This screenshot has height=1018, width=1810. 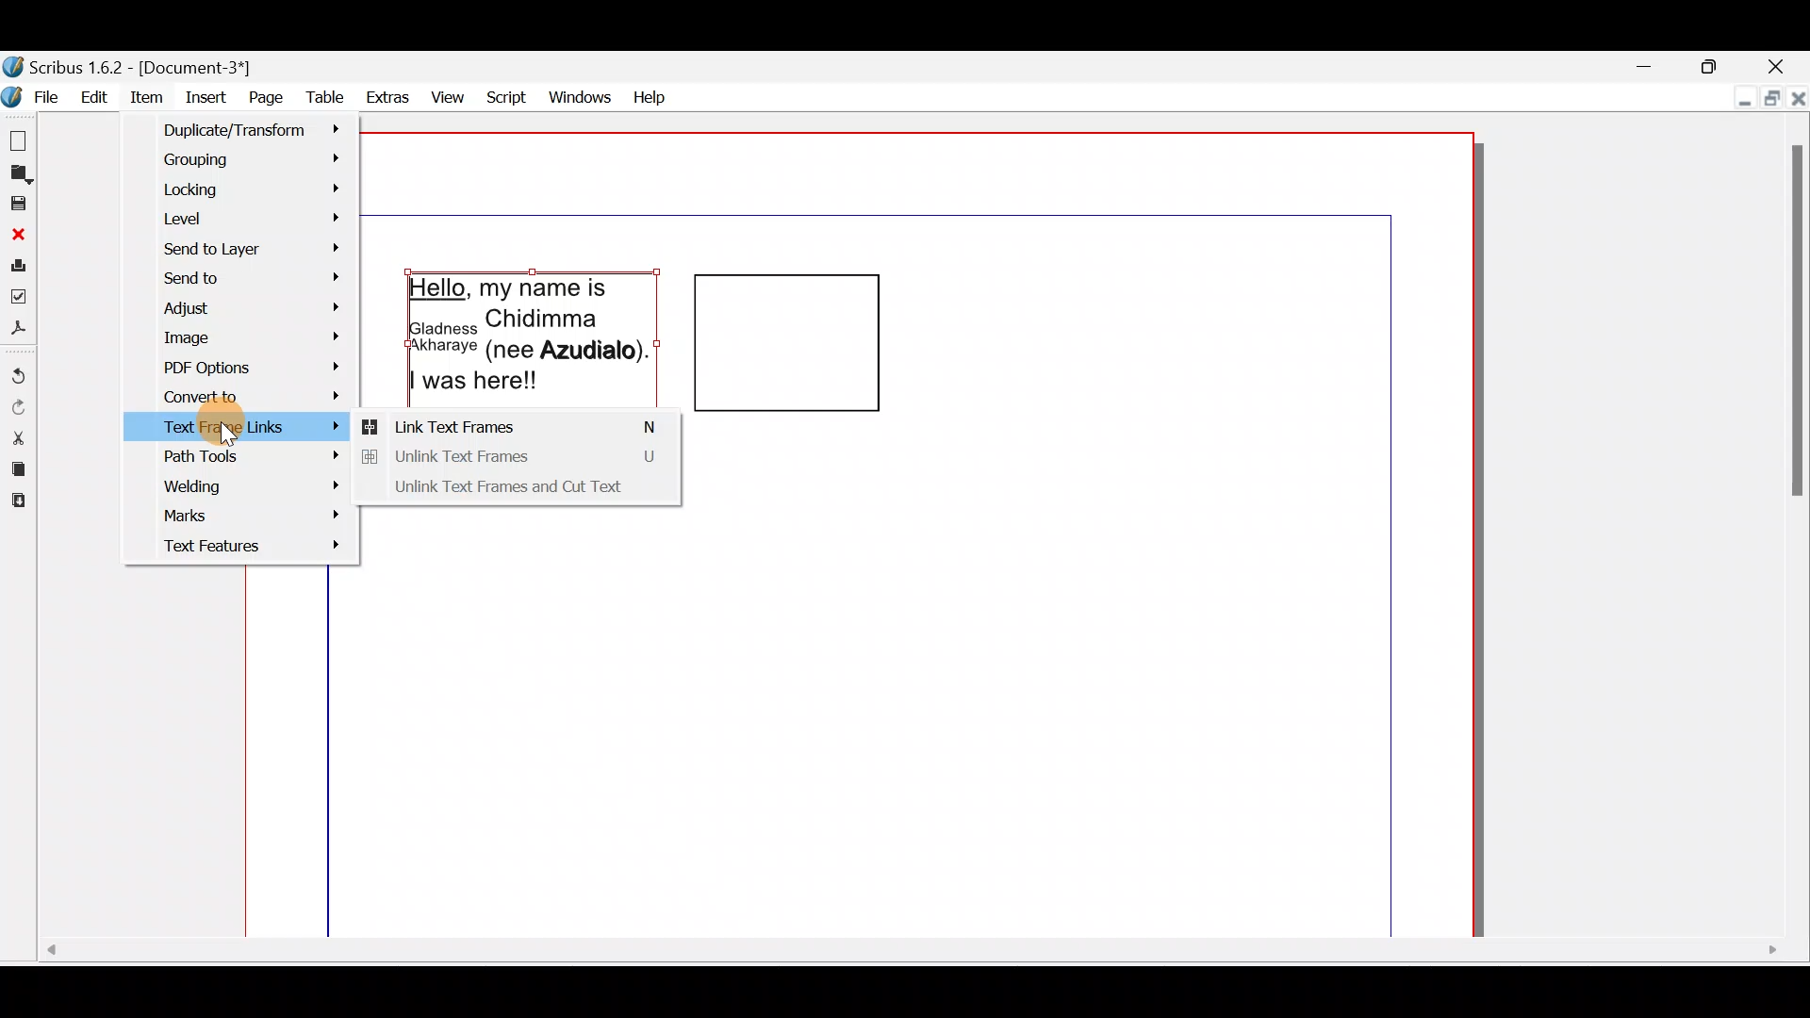 What do you see at coordinates (33, 94) in the screenshot?
I see `File` at bounding box center [33, 94].